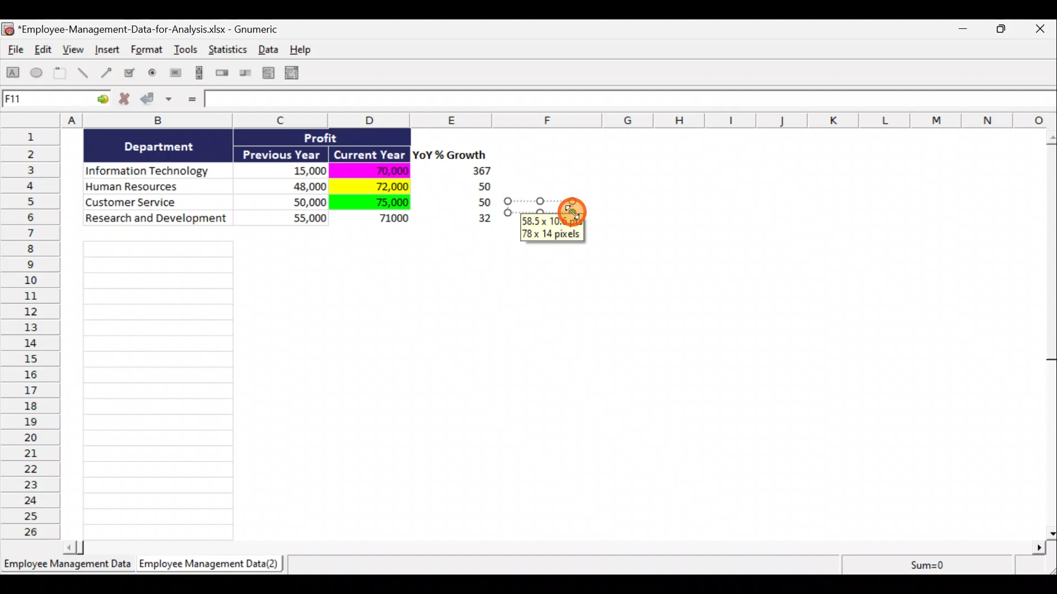 This screenshot has width=1057, height=594. What do you see at coordinates (44, 51) in the screenshot?
I see `Edit` at bounding box center [44, 51].